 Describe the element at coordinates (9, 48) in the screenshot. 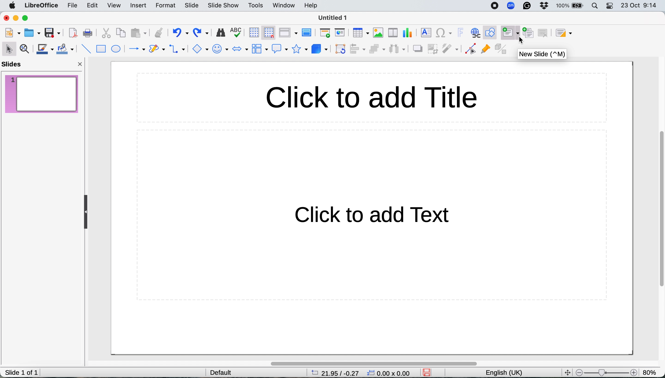

I see `selection tool` at that location.